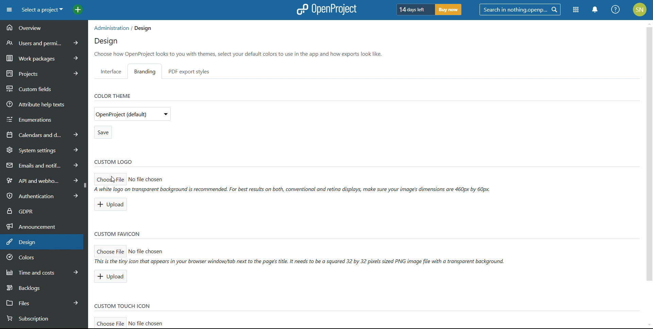  I want to click on / Design, so click(141, 29).